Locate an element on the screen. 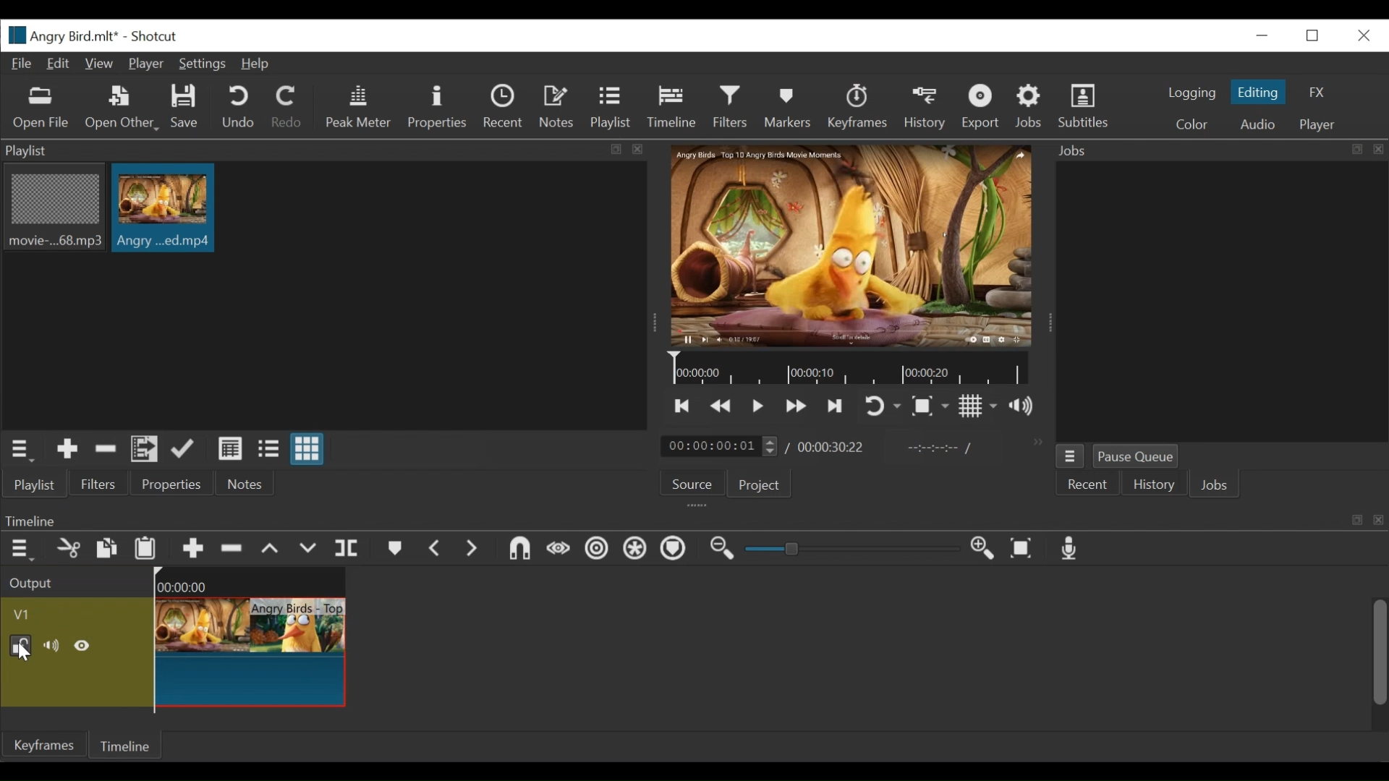 The width and height of the screenshot is (1389, 781). Paste is located at coordinates (145, 549).